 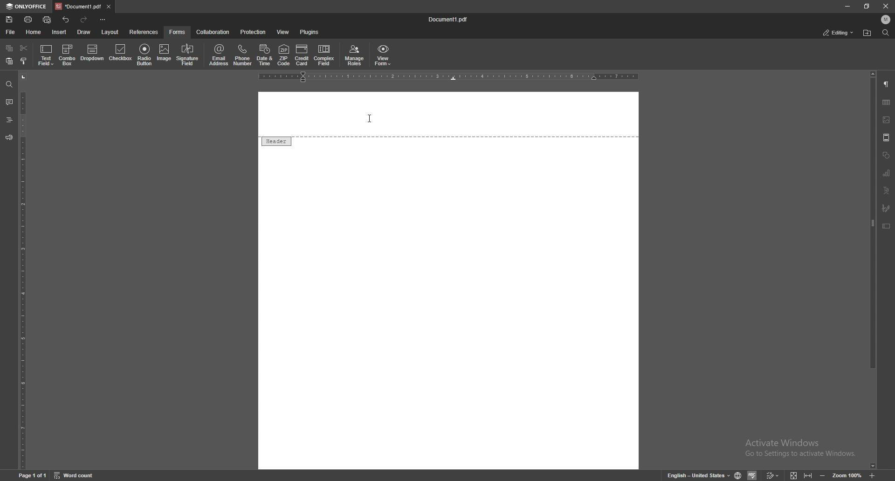 I want to click on headings, so click(x=10, y=119).